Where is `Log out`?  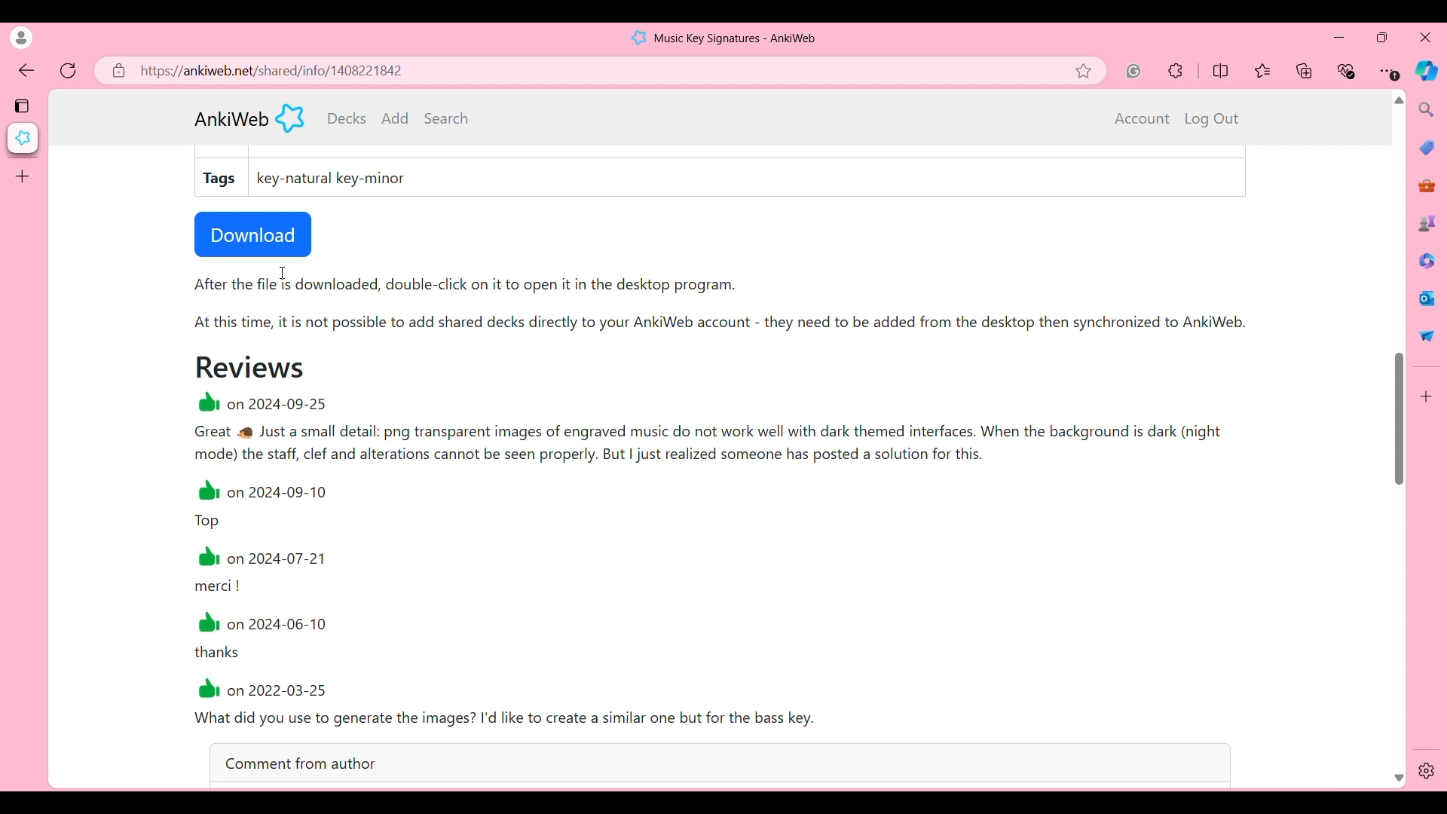 Log out is located at coordinates (1212, 119).